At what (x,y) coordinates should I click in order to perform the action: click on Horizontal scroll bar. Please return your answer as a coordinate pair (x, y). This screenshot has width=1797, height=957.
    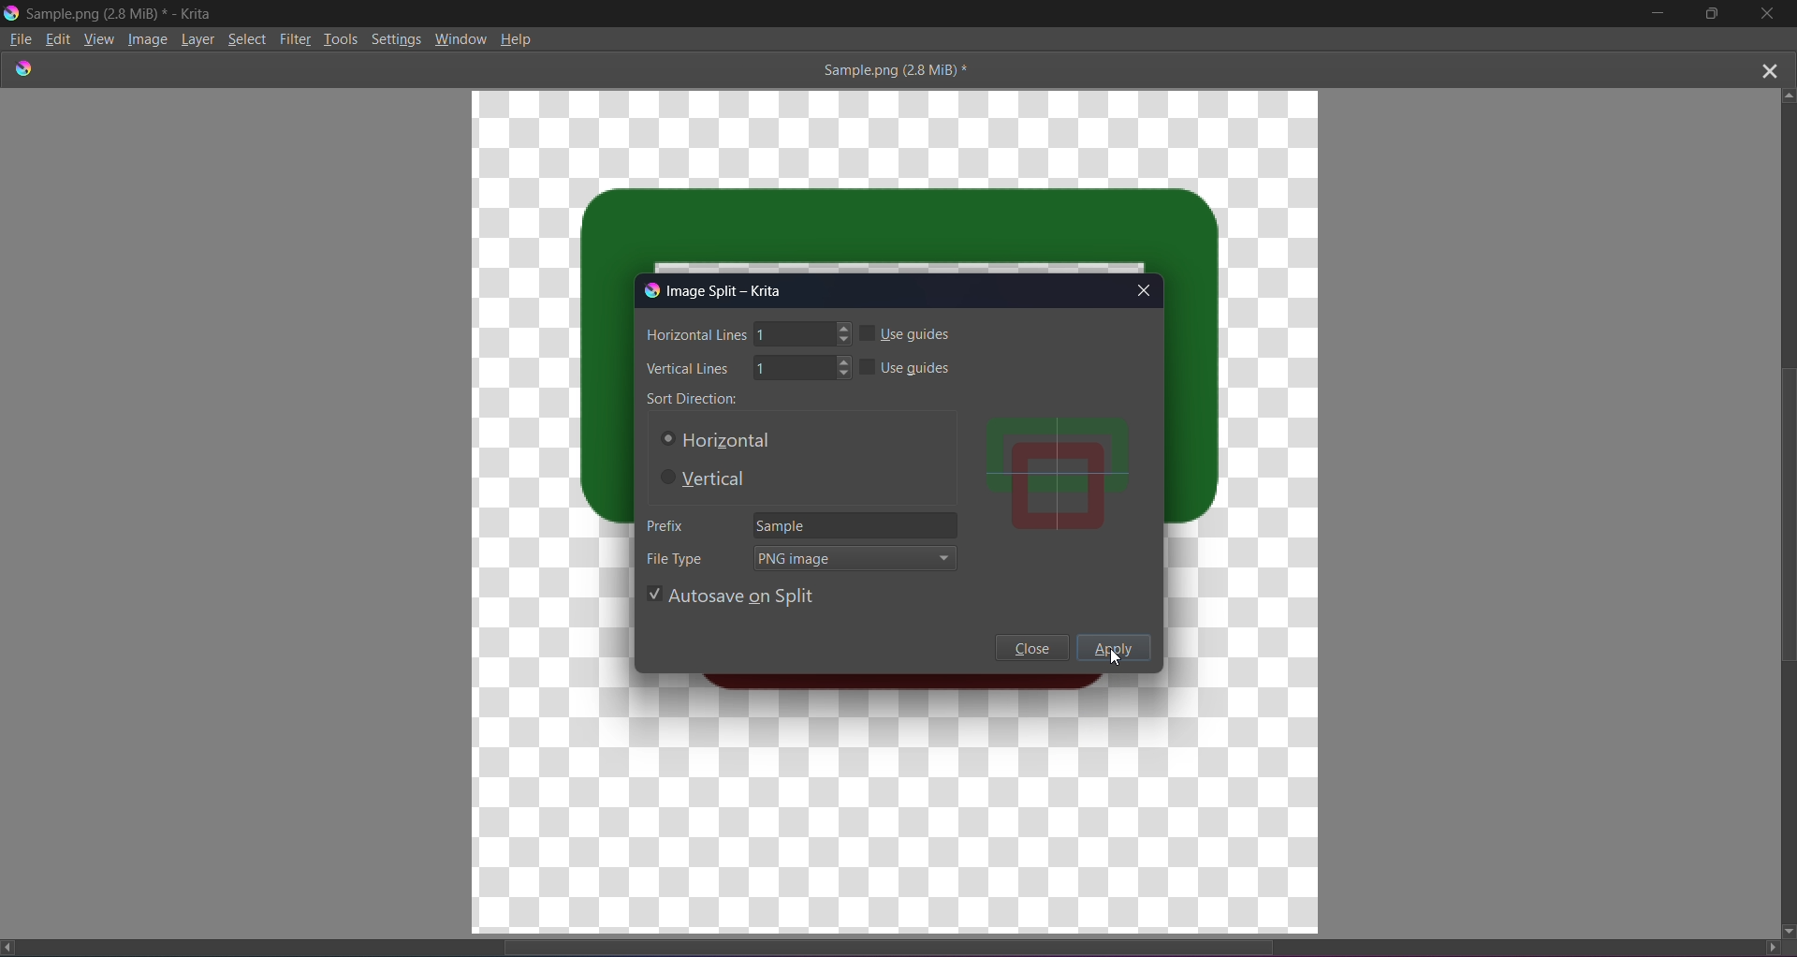
    Looking at the image, I should click on (905, 942).